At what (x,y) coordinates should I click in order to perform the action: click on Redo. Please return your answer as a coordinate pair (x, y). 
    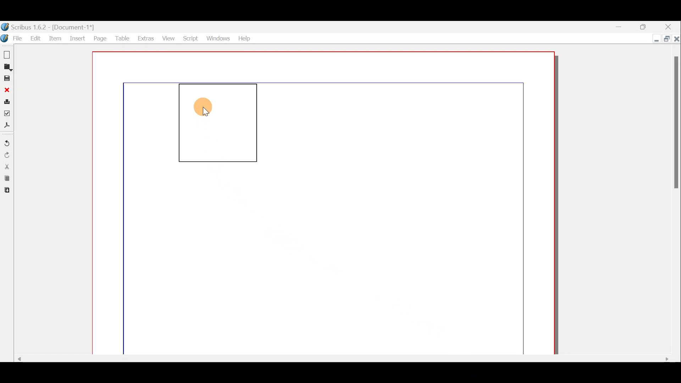
    Looking at the image, I should click on (7, 155).